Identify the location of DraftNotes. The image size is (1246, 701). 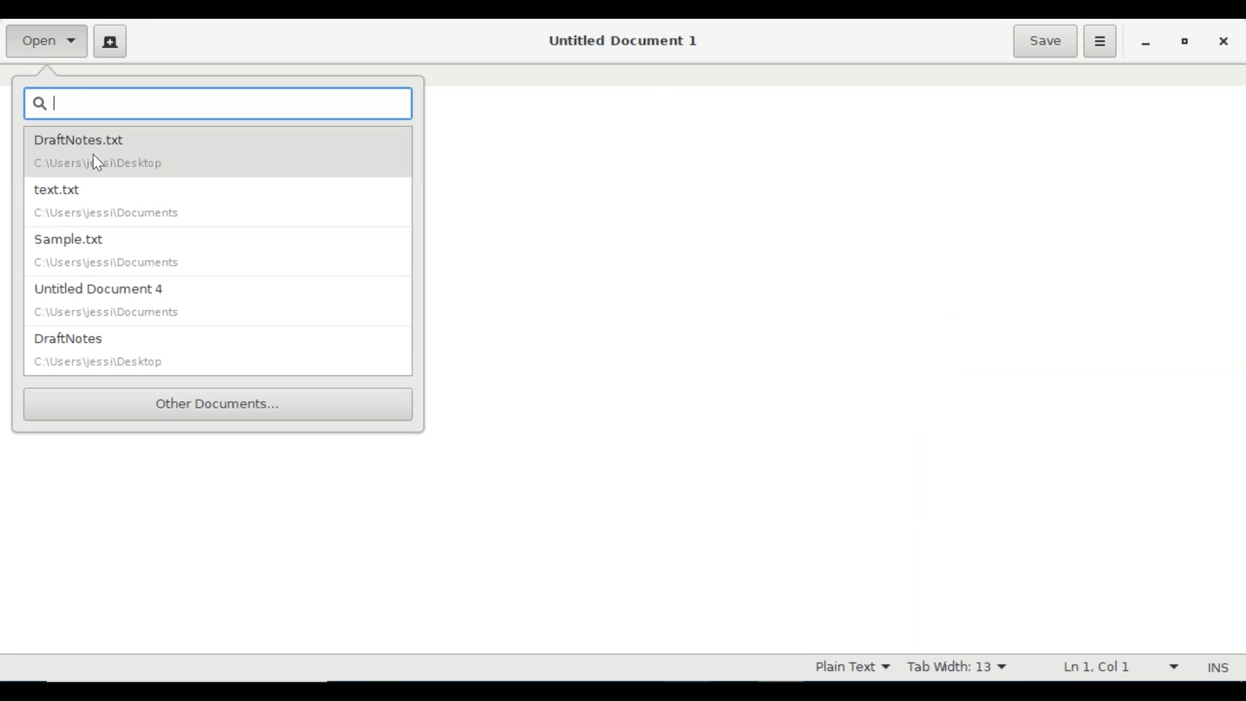
(223, 153).